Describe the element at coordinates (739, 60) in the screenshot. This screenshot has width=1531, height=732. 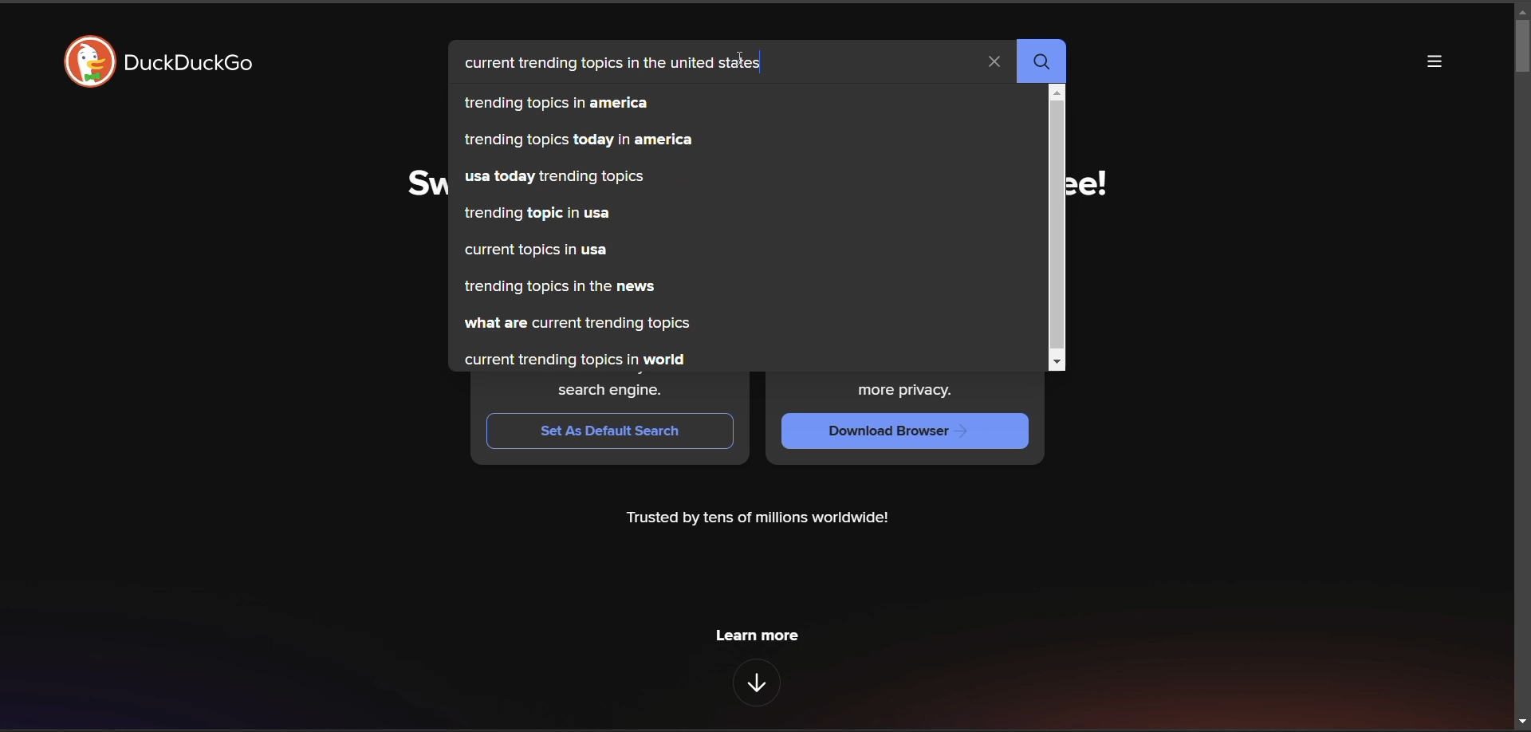
I see `cursor` at that location.